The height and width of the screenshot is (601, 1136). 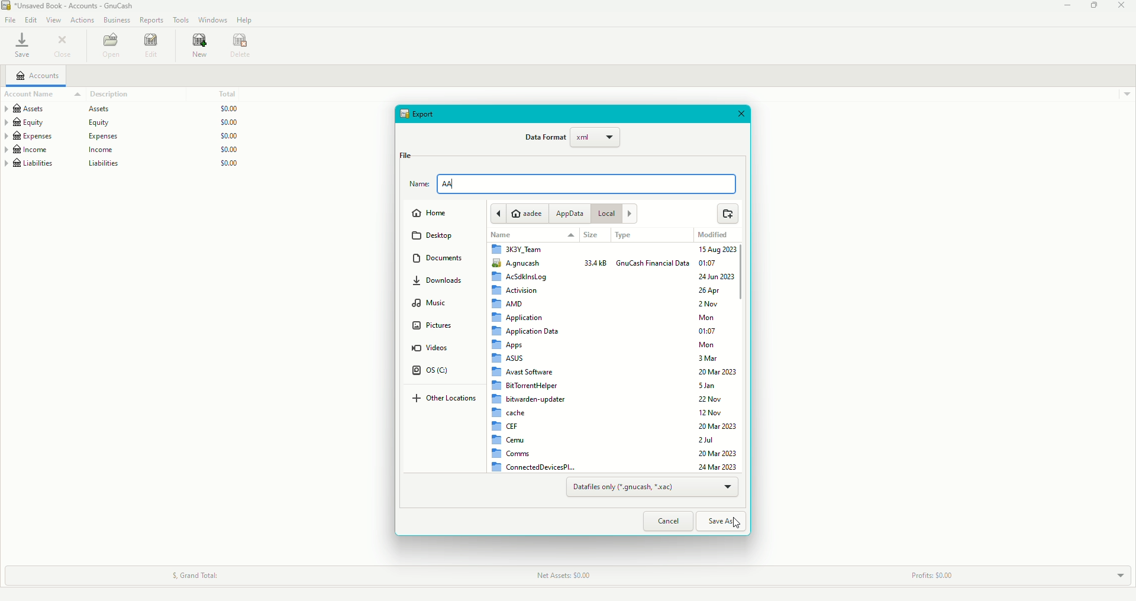 I want to click on Edit, so click(x=152, y=47).